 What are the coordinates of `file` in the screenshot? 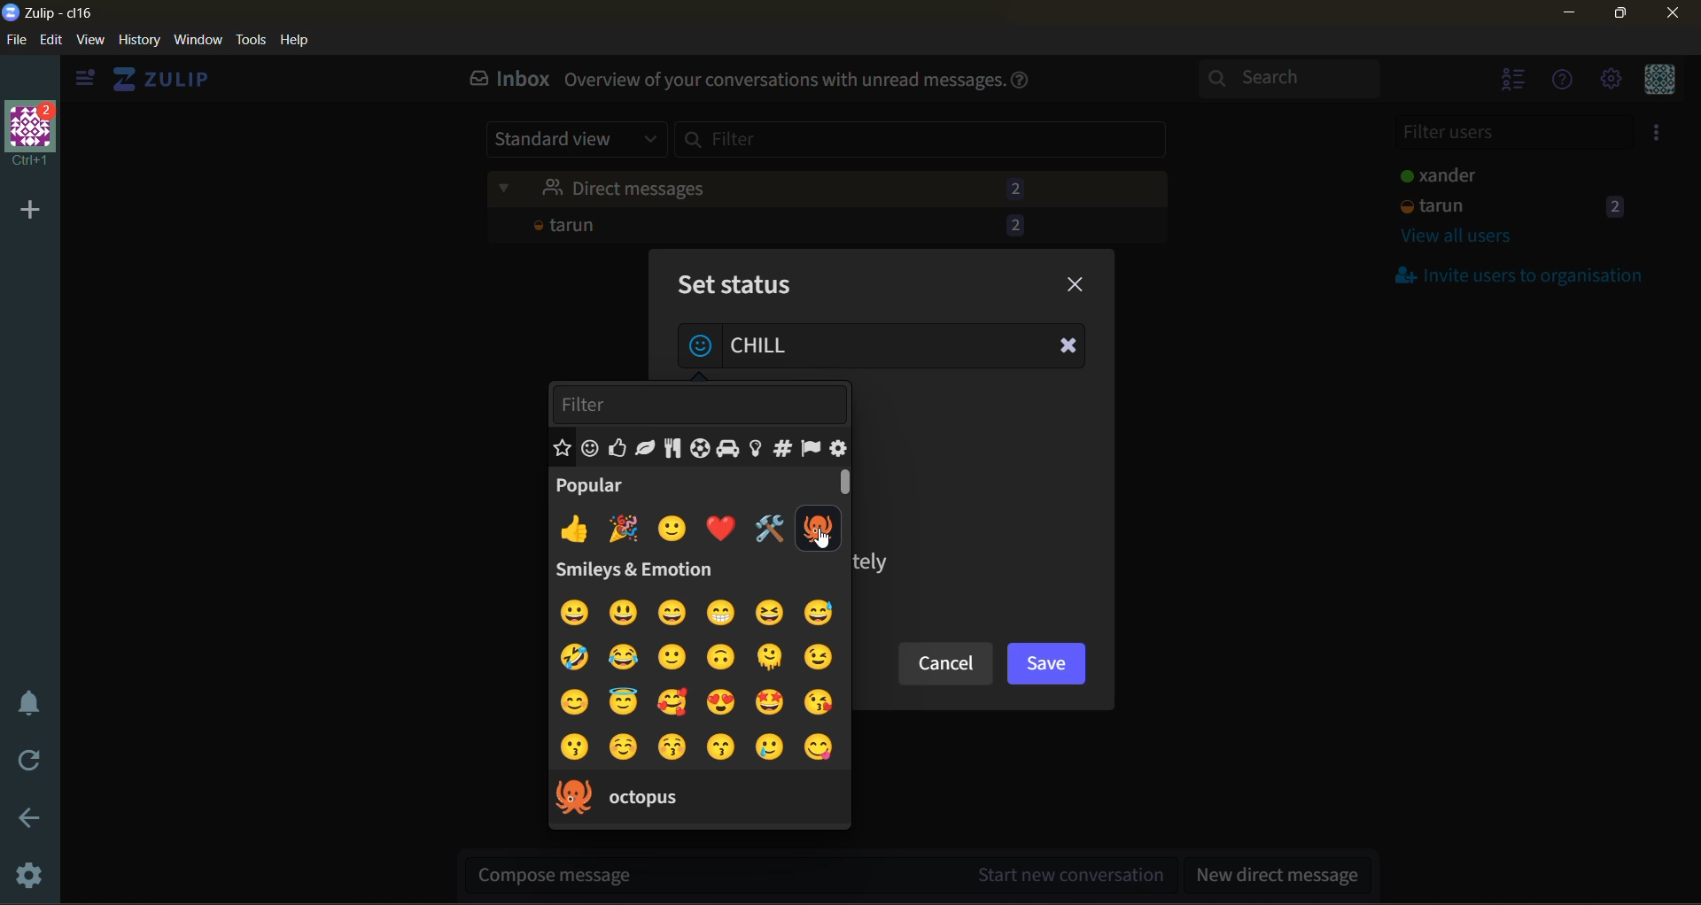 It's located at (23, 42).